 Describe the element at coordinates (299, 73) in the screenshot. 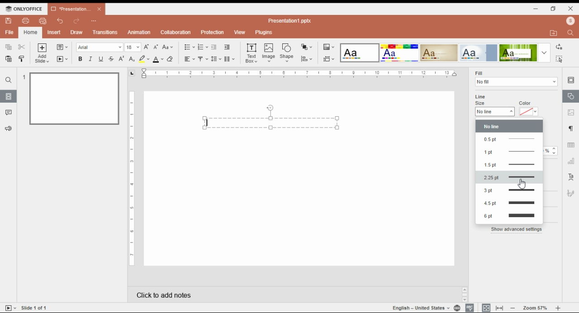

I see `Ruler` at that location.